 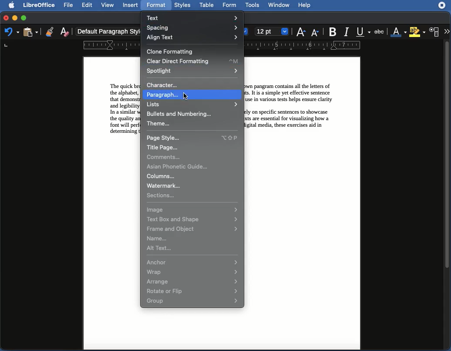 What do you see at coordinates (192, 95) in the screenshot?
I see `Paragraph` at bounding box center [192, 95].